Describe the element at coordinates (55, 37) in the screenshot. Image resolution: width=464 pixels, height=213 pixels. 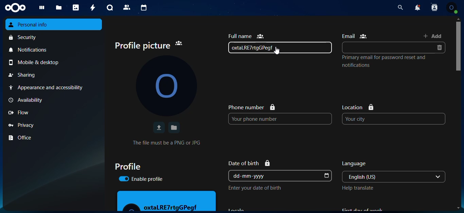
I see `security` at that location.